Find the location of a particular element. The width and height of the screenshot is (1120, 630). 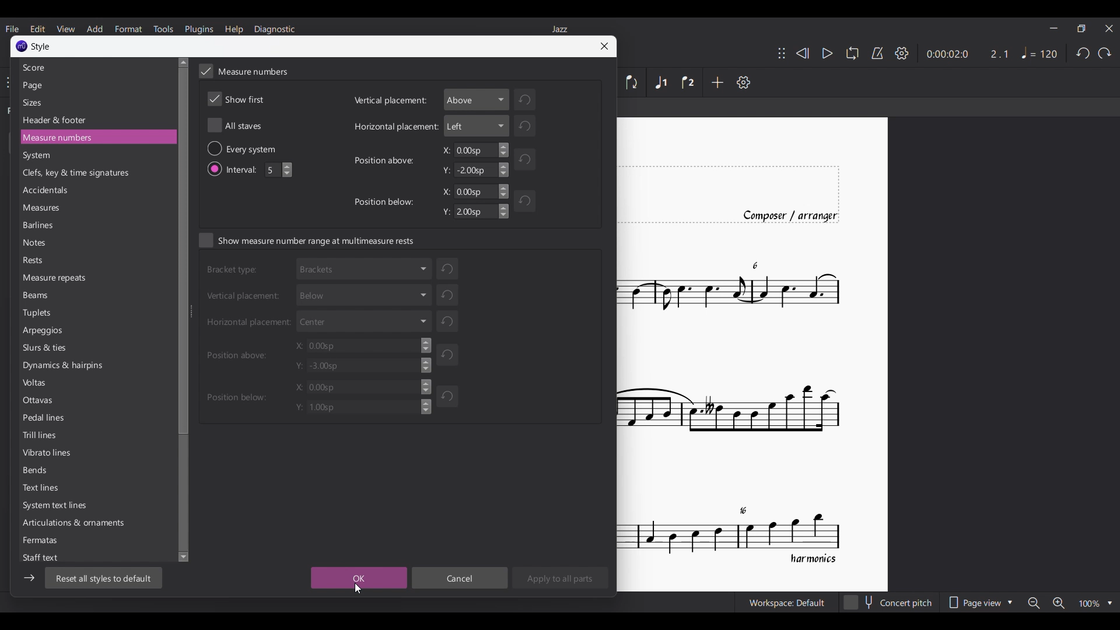

Close interface is located at coordinates (1109, 29).